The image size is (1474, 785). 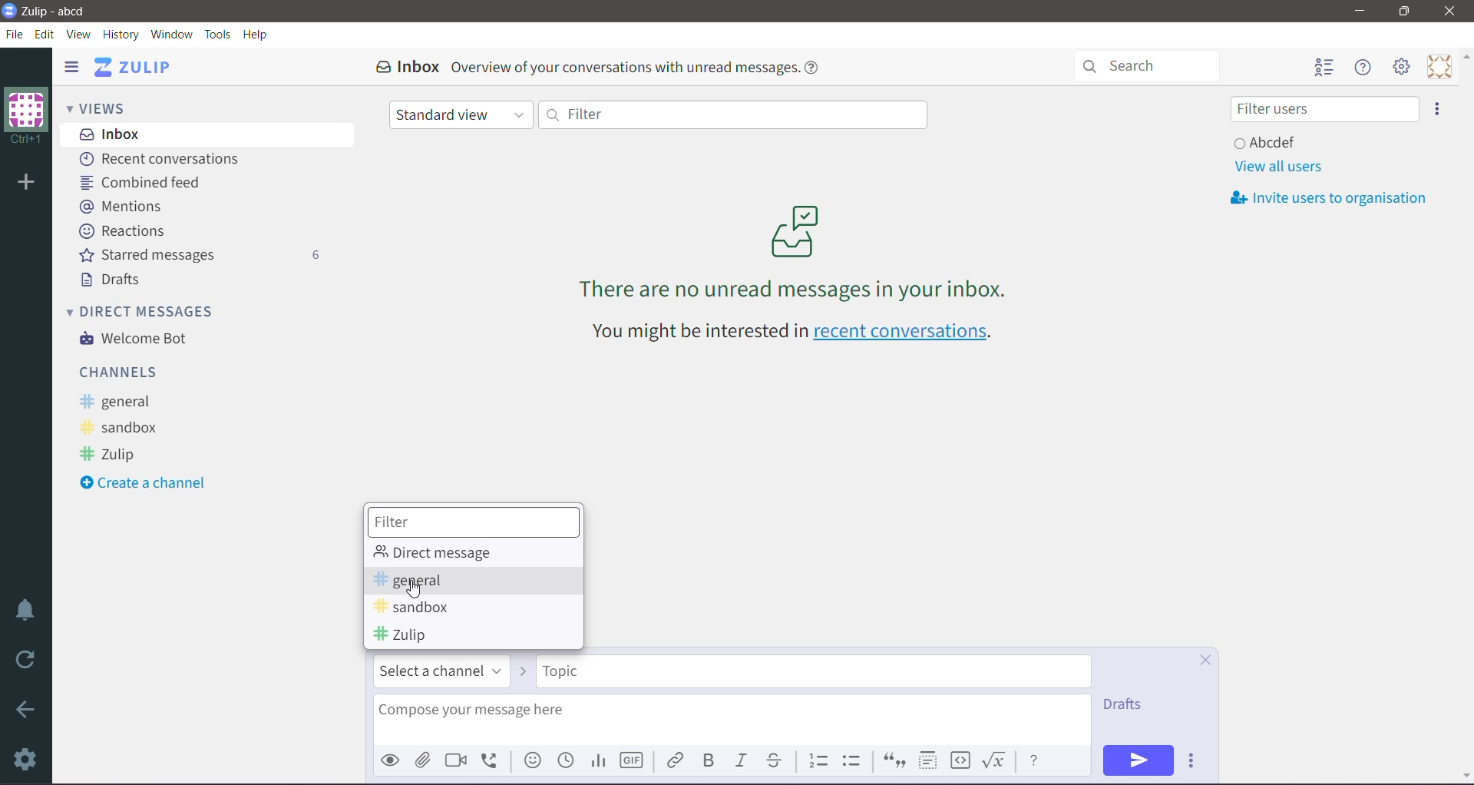 I want to click on Close, so click(x=1452, y=12).